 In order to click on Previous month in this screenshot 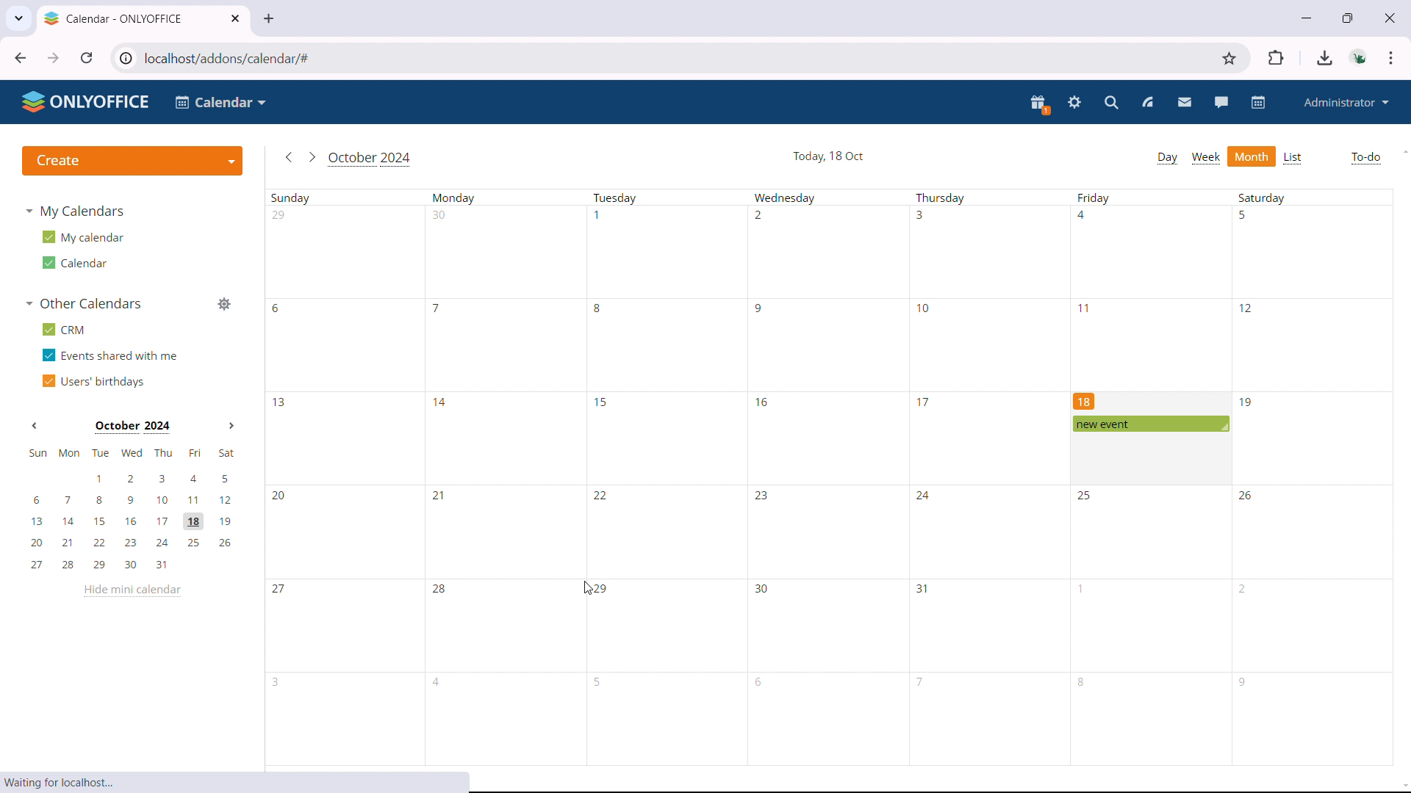, I will do `click(35, 425)`.